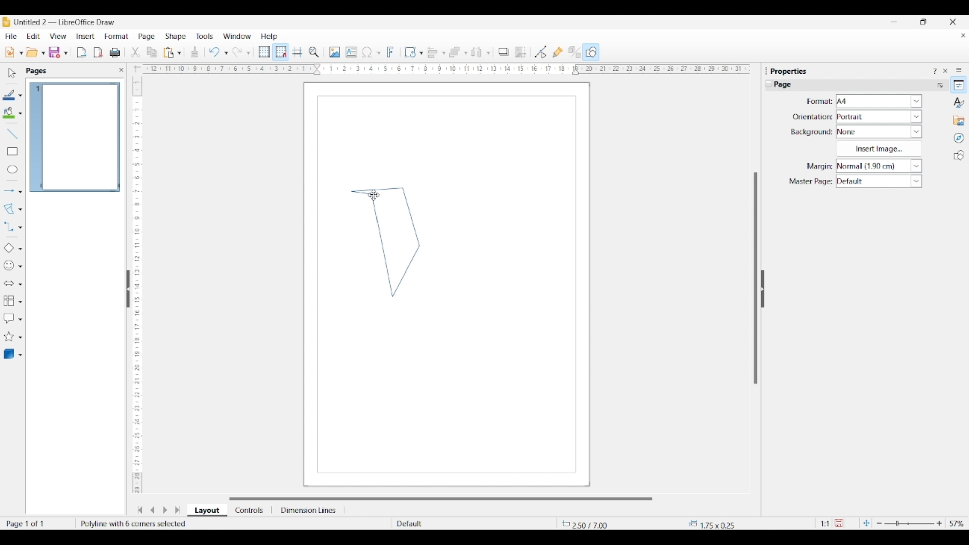 The image size is (969, 545). Describe the element at coordinates (376, 190) in the screenshot. I see `Line 4` at that location.